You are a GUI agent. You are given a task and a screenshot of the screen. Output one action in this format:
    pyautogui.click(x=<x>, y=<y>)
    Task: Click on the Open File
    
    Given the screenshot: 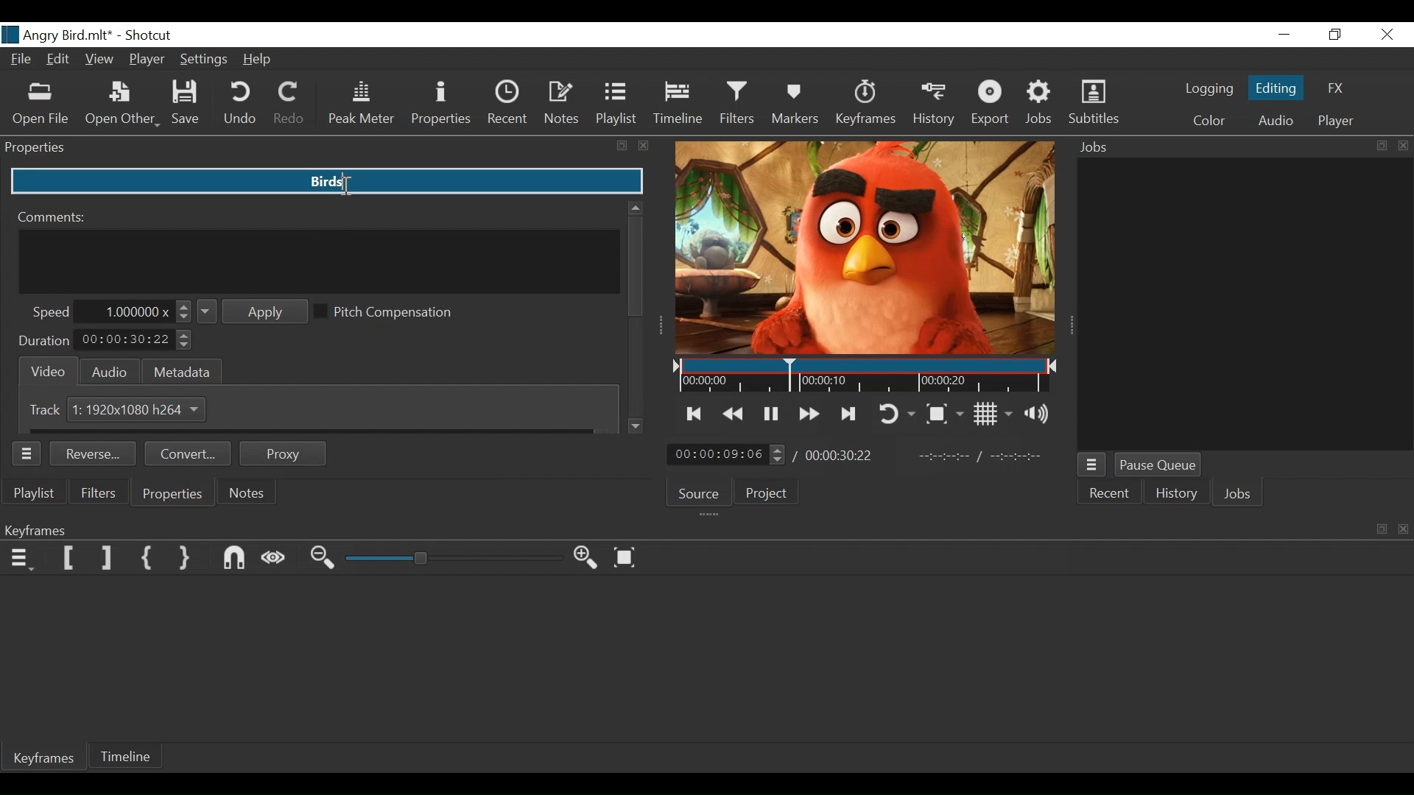 What is the action you would take?
    pyautogui.click(x=41, y=104)
    